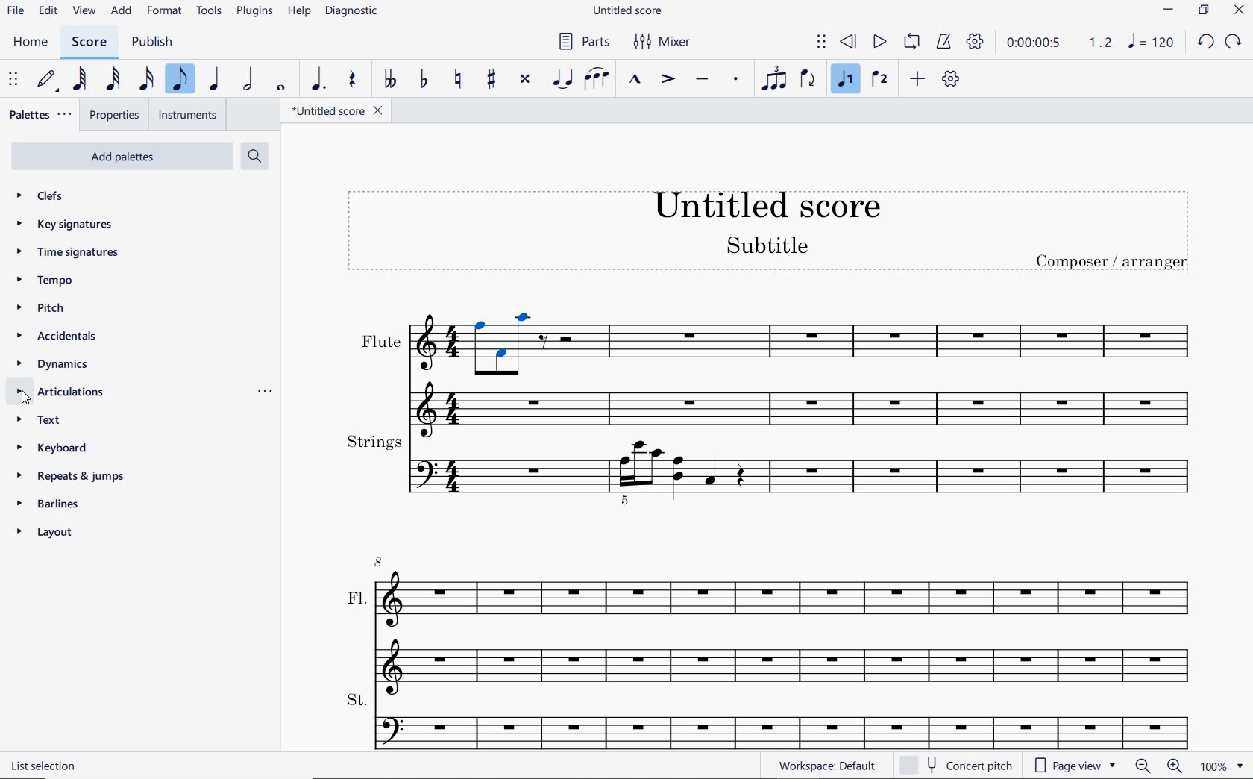 The height and width of the screenshot is (779, 1253). Describe the element at coordinates (82, 12) in the screenshot. I see `view` at that location.